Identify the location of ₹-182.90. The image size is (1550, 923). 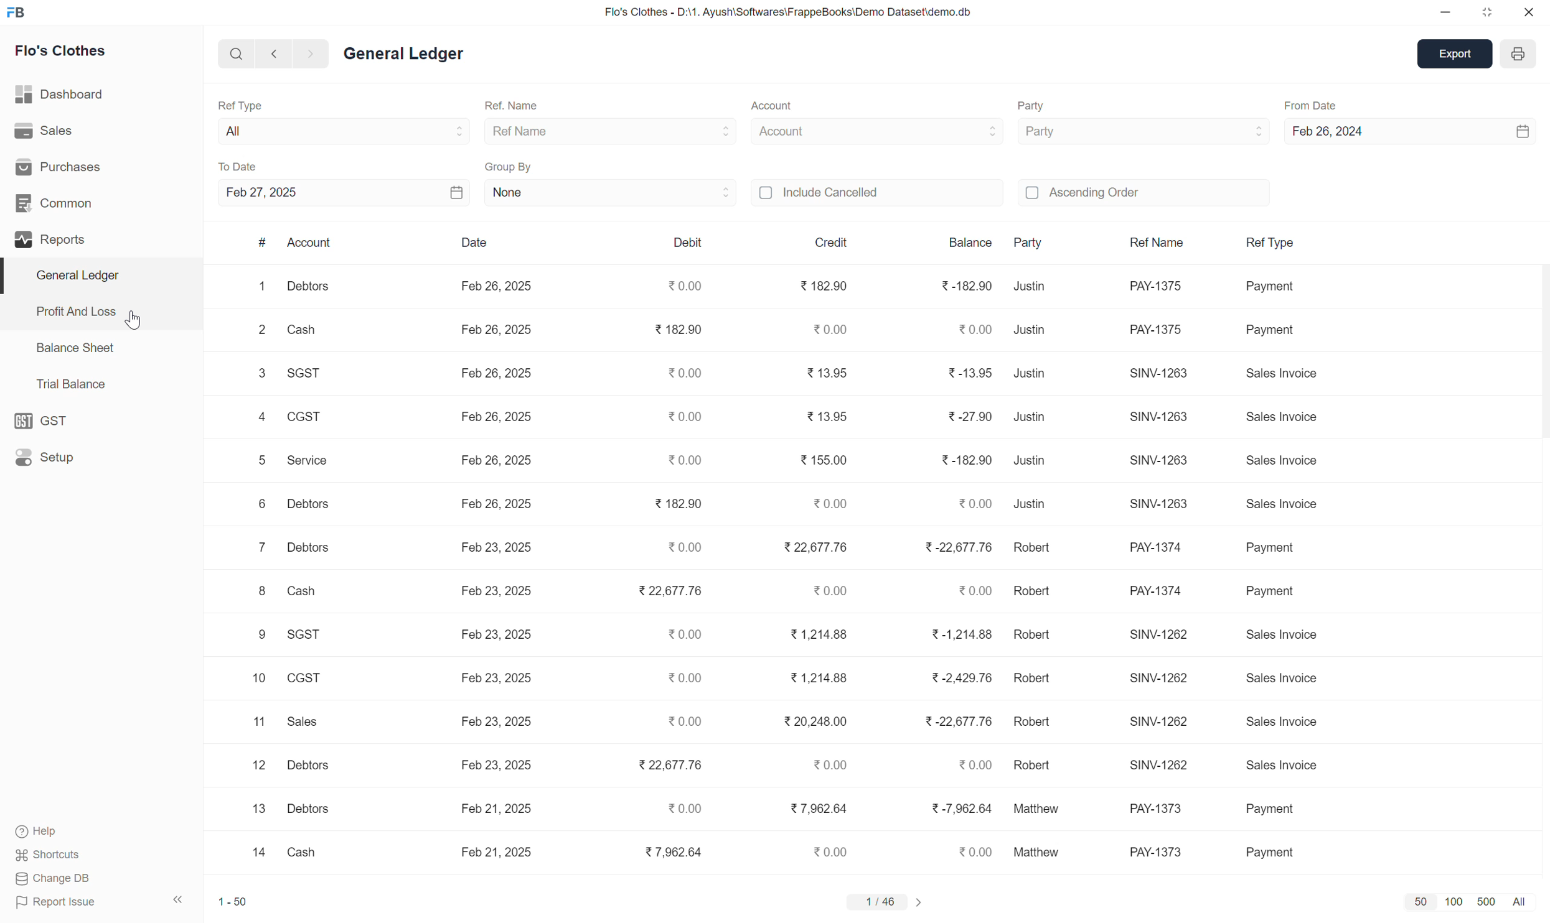
(968, 458).